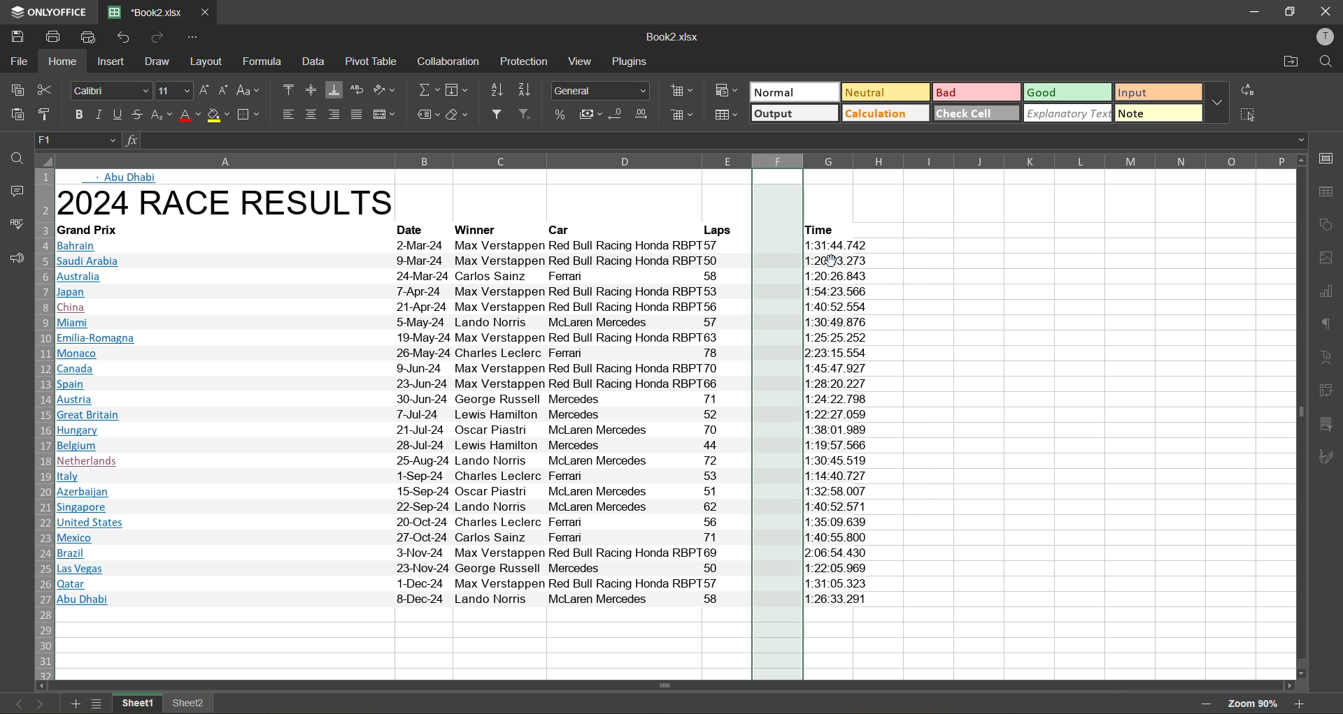 Image resolution: width=1343 pixels, height=714 pixels. What do you see at coordinates (396, 369) in the screenshot?
I see `Canada 99-Jun-24 Max Verstappen Red Bull Racing Honda RBPT70 1:45:47 927` at bounding box center [396, 369].